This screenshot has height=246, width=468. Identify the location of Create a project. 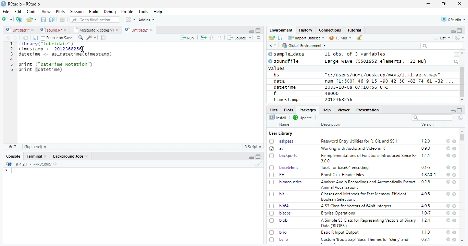
(19, 20).